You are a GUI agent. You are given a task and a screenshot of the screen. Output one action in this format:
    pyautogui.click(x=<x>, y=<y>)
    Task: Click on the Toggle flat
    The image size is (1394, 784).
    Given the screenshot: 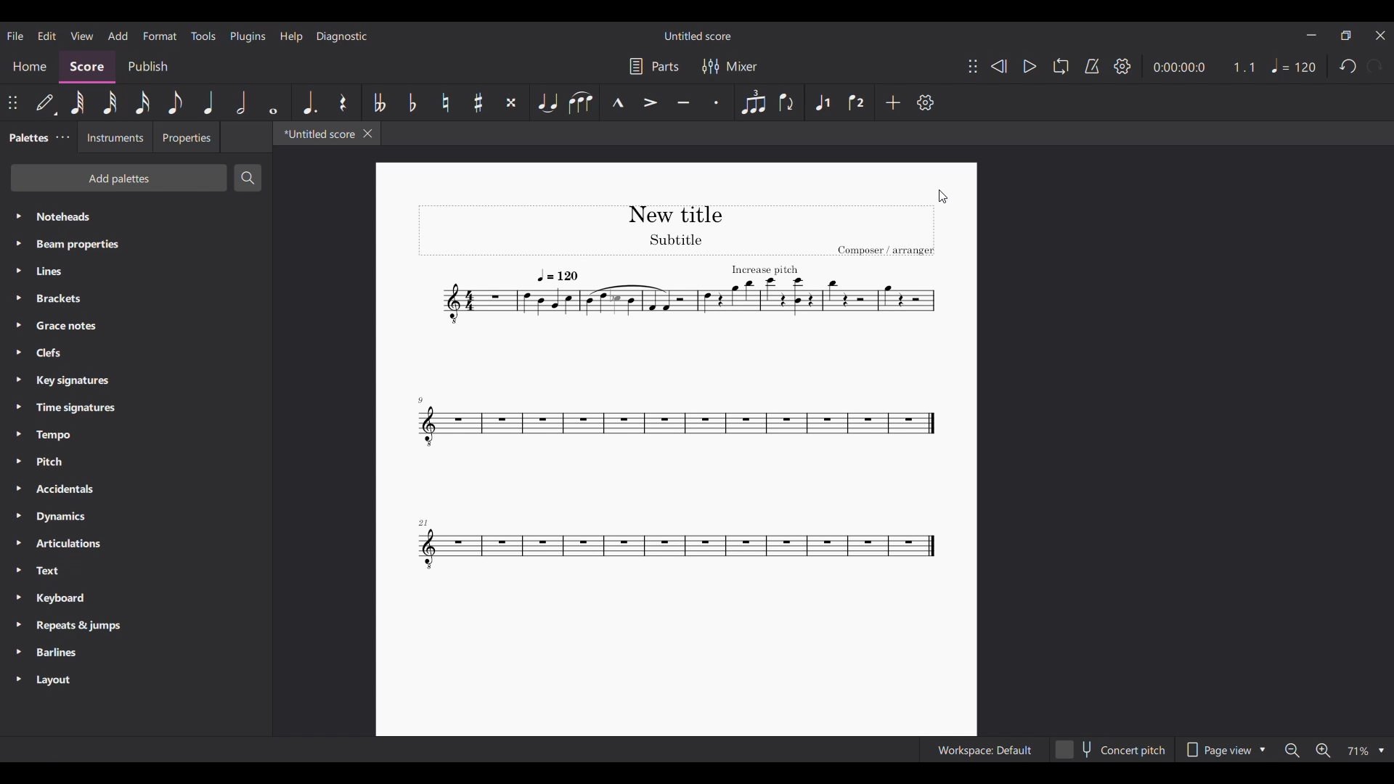 What is the action you would take?
    pyautogui.click(x=412, y=102)
    